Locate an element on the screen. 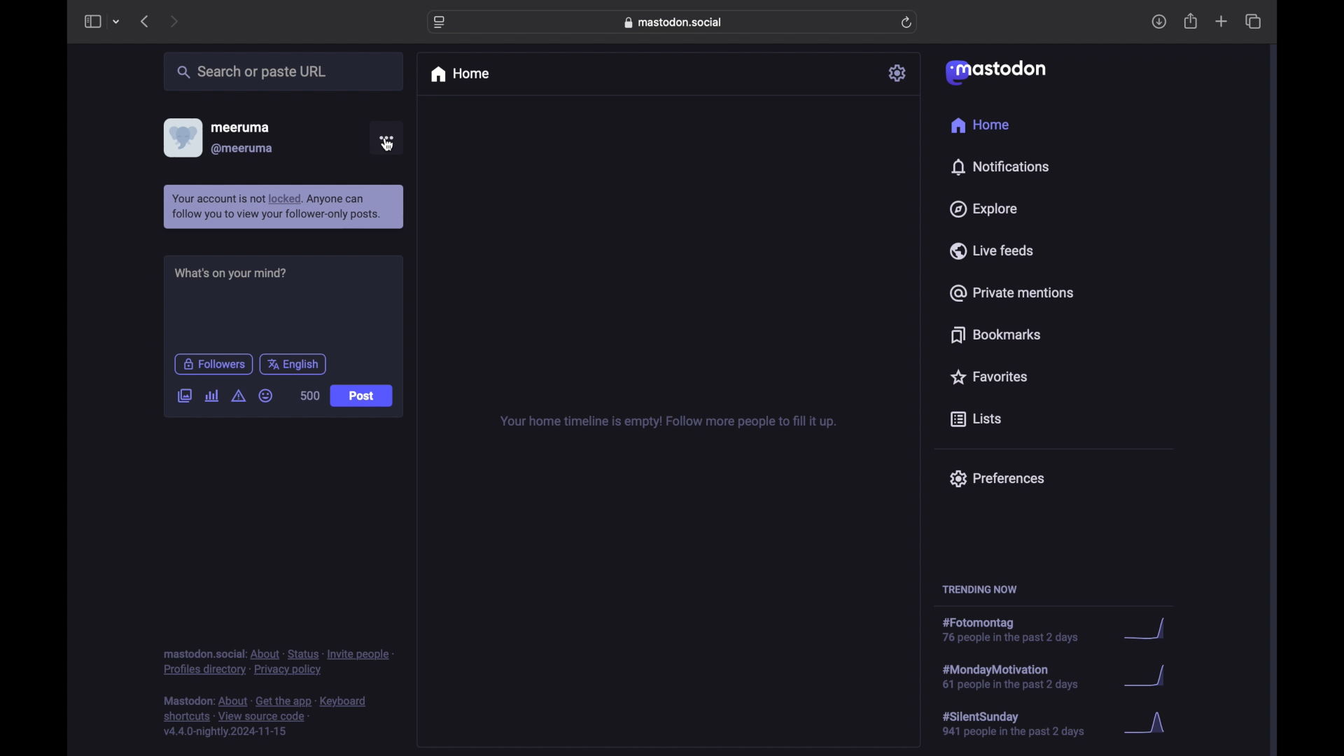 The image size is (1344, 756). favorites is located at coordinates (990, 377).